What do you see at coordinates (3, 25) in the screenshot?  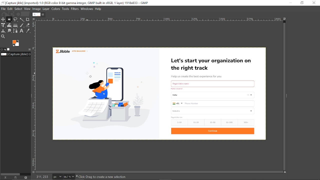 I see `Unified transform tool` at bounding box center [3, 25].